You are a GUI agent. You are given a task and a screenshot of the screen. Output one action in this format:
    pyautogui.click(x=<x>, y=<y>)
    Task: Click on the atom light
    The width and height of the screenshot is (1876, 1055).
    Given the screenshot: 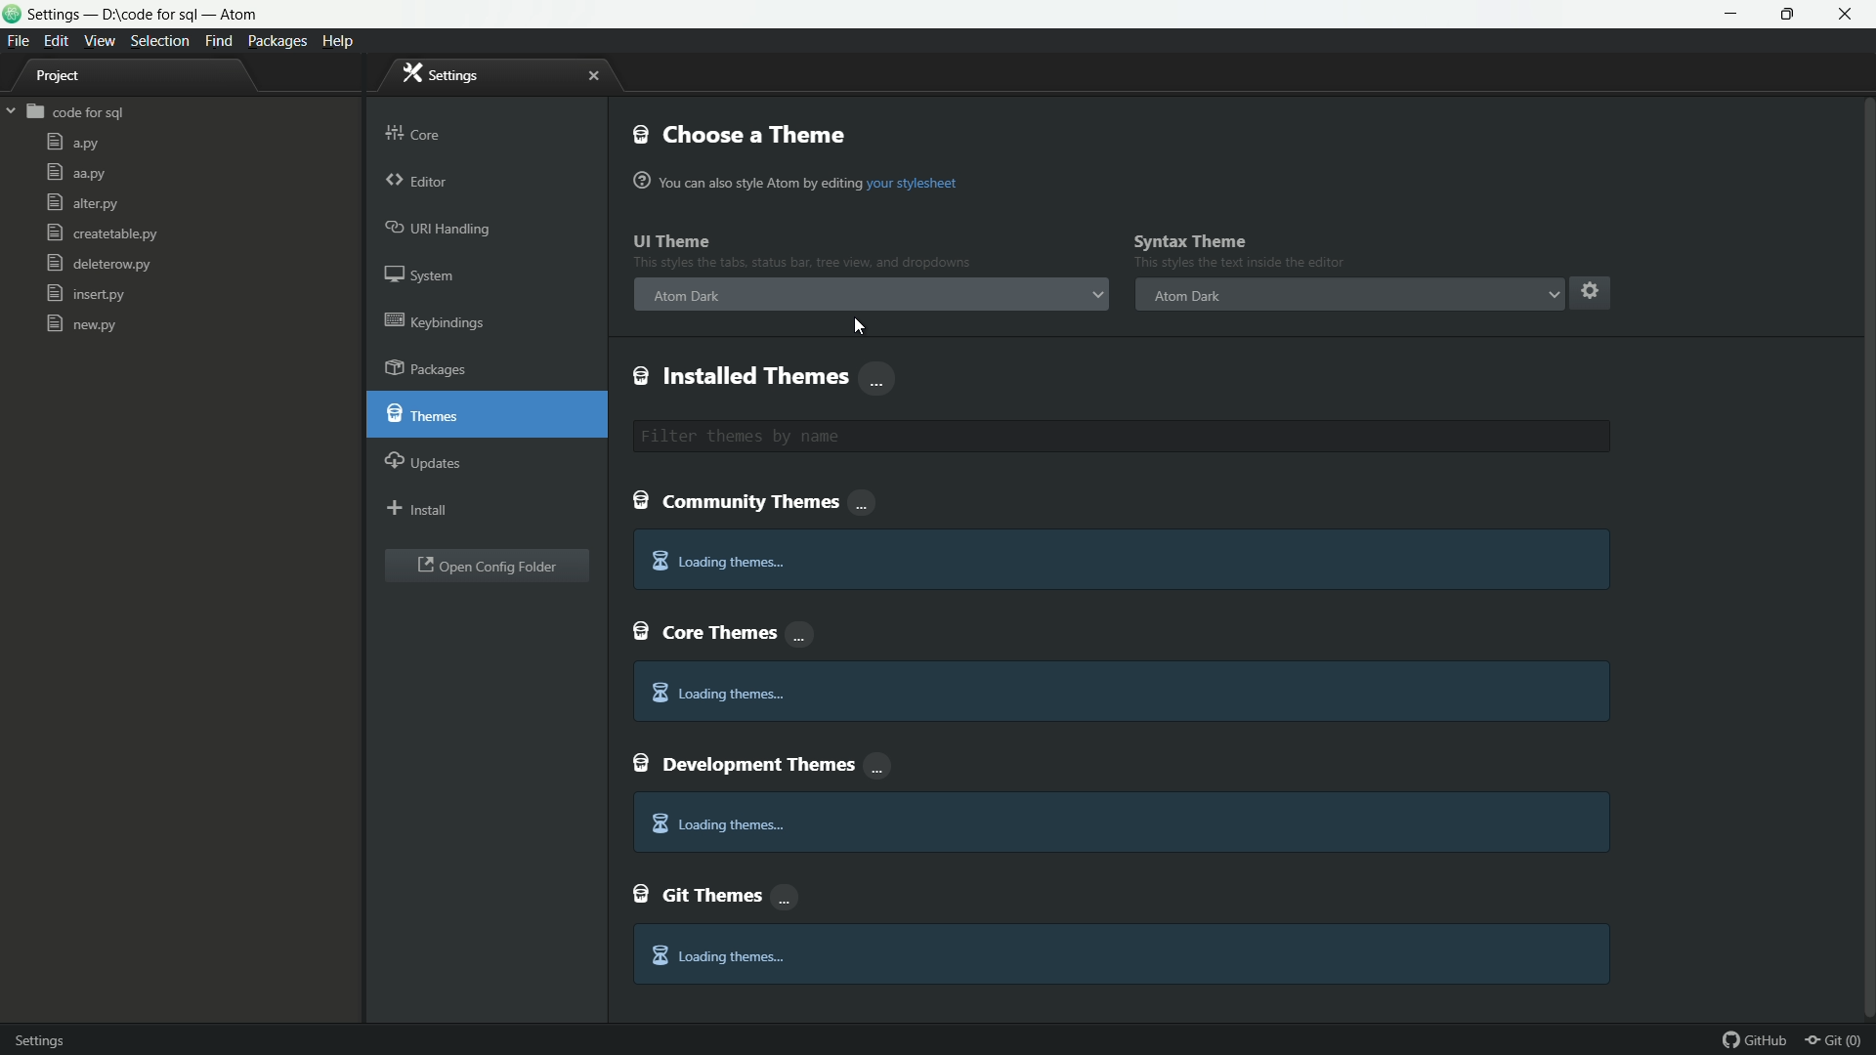 What is the action you would take?
    pyautogui.click(x=688, y=297)
    